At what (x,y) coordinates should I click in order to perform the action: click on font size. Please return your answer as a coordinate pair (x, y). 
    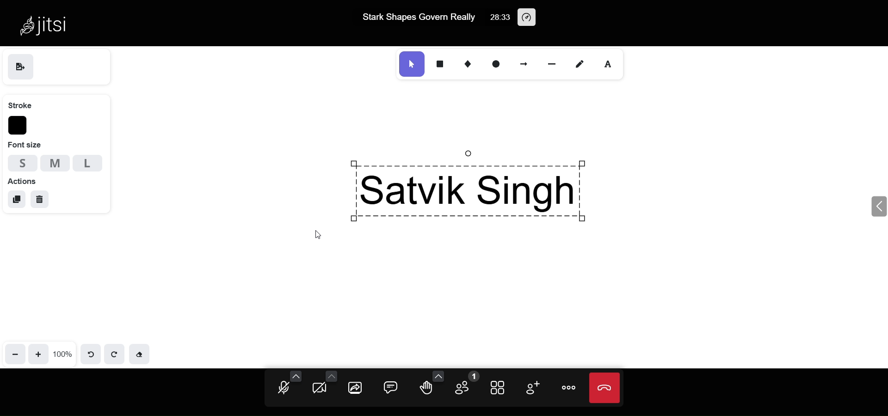
    Looking at the image, I should click on (30, 144).